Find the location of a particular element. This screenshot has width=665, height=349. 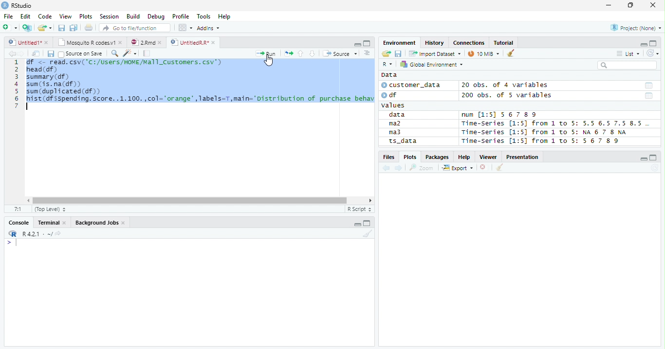

Tools is located at coordinates (205, 16).